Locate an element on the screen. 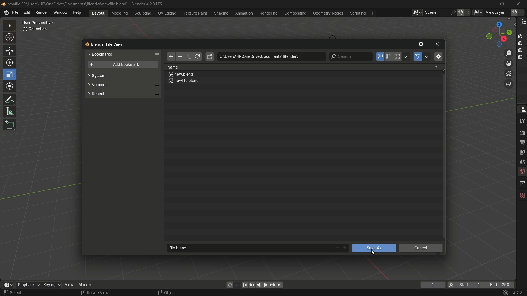 This screenshot has height=296, width=527. render menu is located at coordinates (42, 12).